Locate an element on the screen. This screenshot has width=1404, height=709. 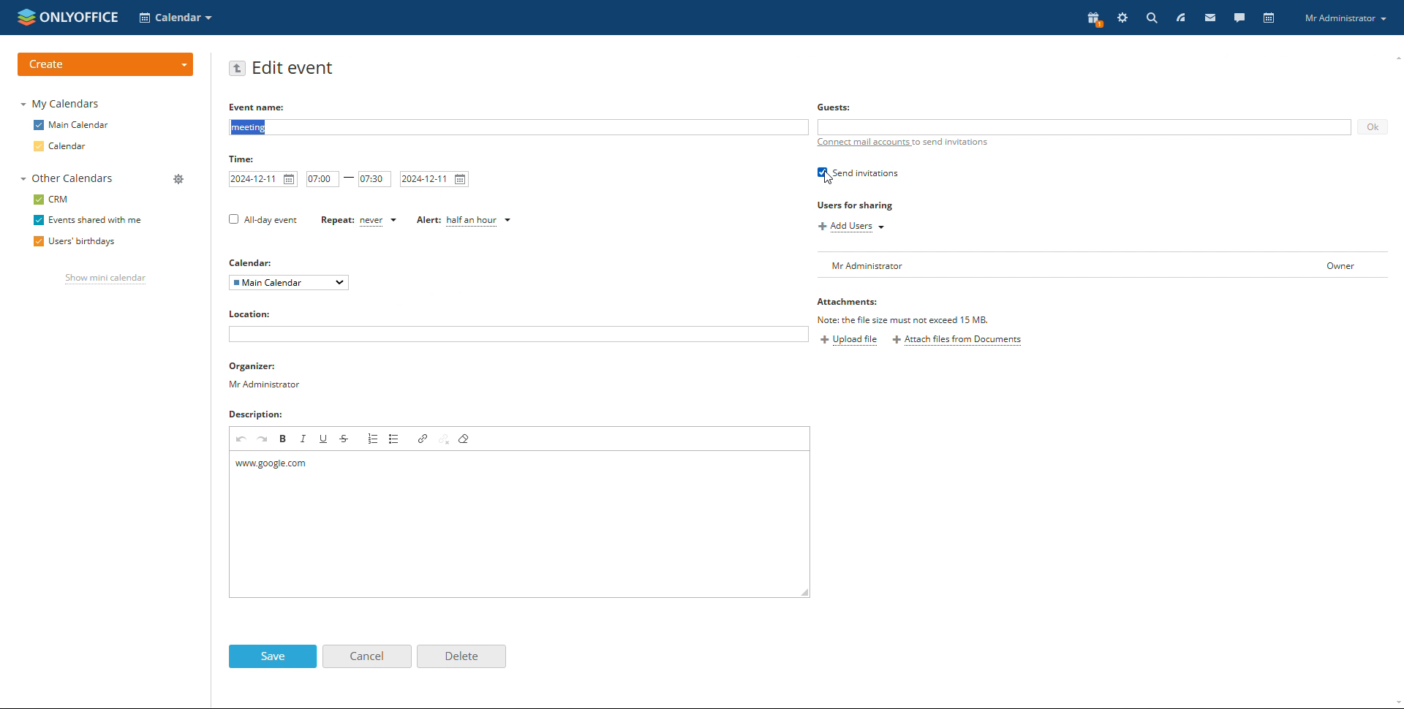
create is located at coordinates (105, 65).